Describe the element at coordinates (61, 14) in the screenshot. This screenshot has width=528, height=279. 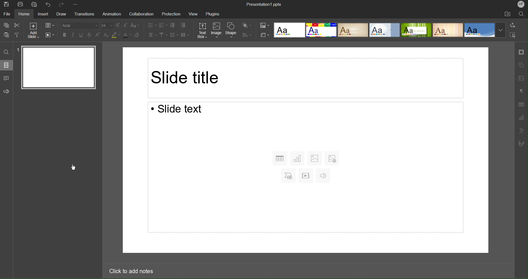
I see `Draw` at that location.